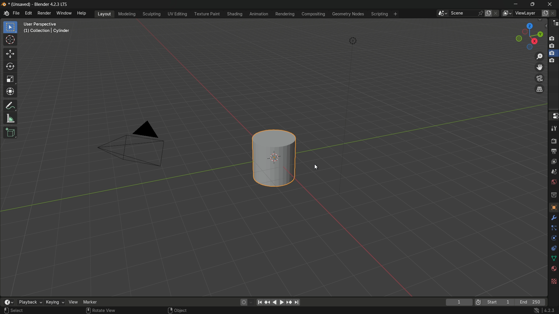 The image size is (559, 314). I want to click on Select, so click(18, 311).